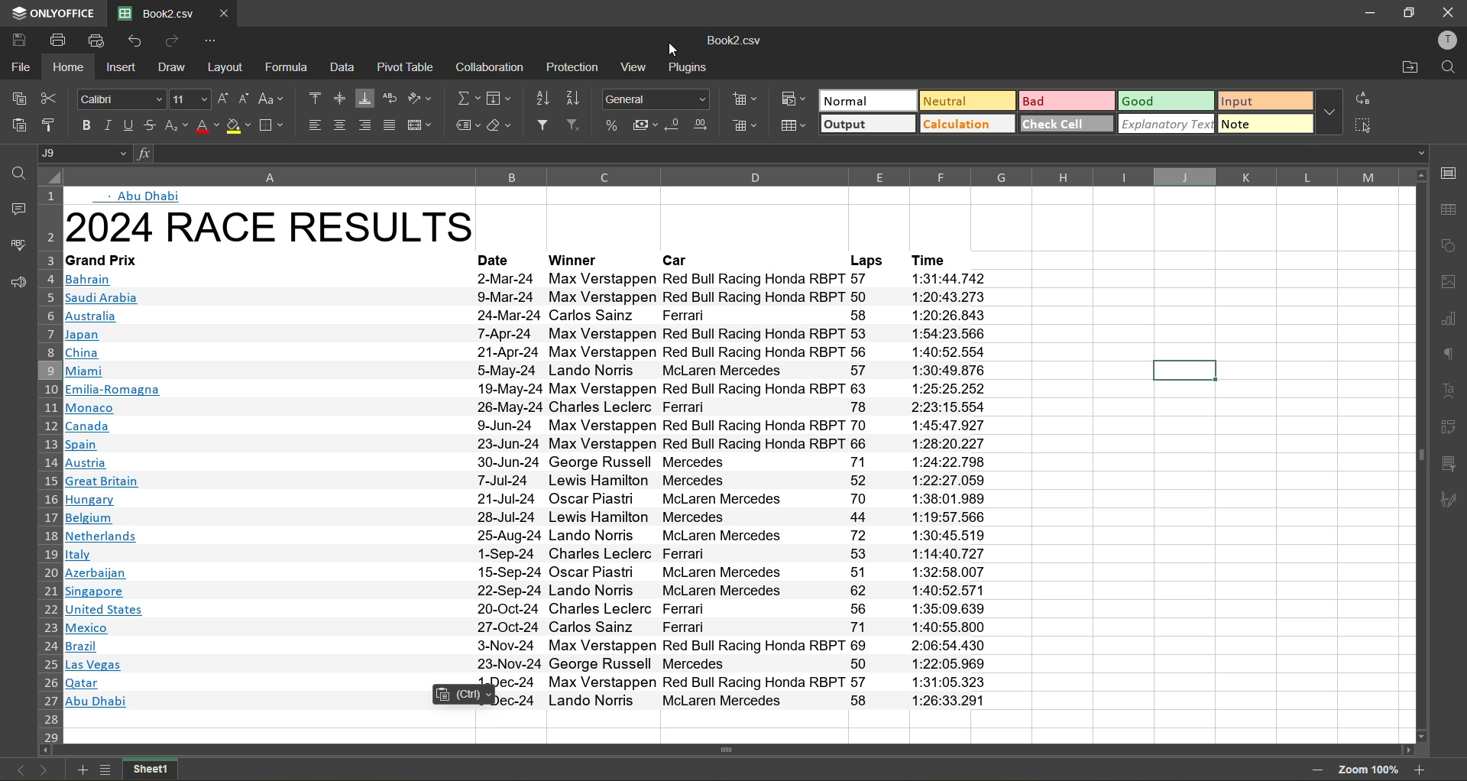 The height and width of the screenshot is (781, 1467). Describe the element at coordinates (1329, 112) in the screenshot. I see `more options` at that location.